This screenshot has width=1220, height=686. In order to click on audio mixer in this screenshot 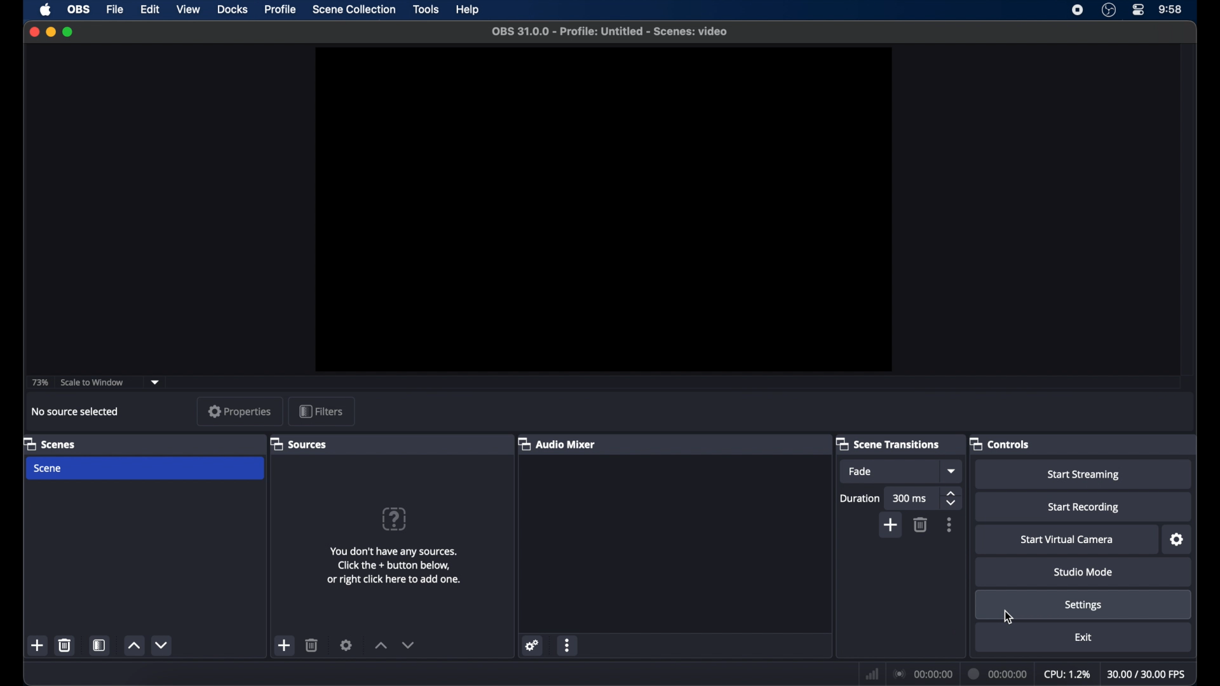, I will do `click(557, 443)`.